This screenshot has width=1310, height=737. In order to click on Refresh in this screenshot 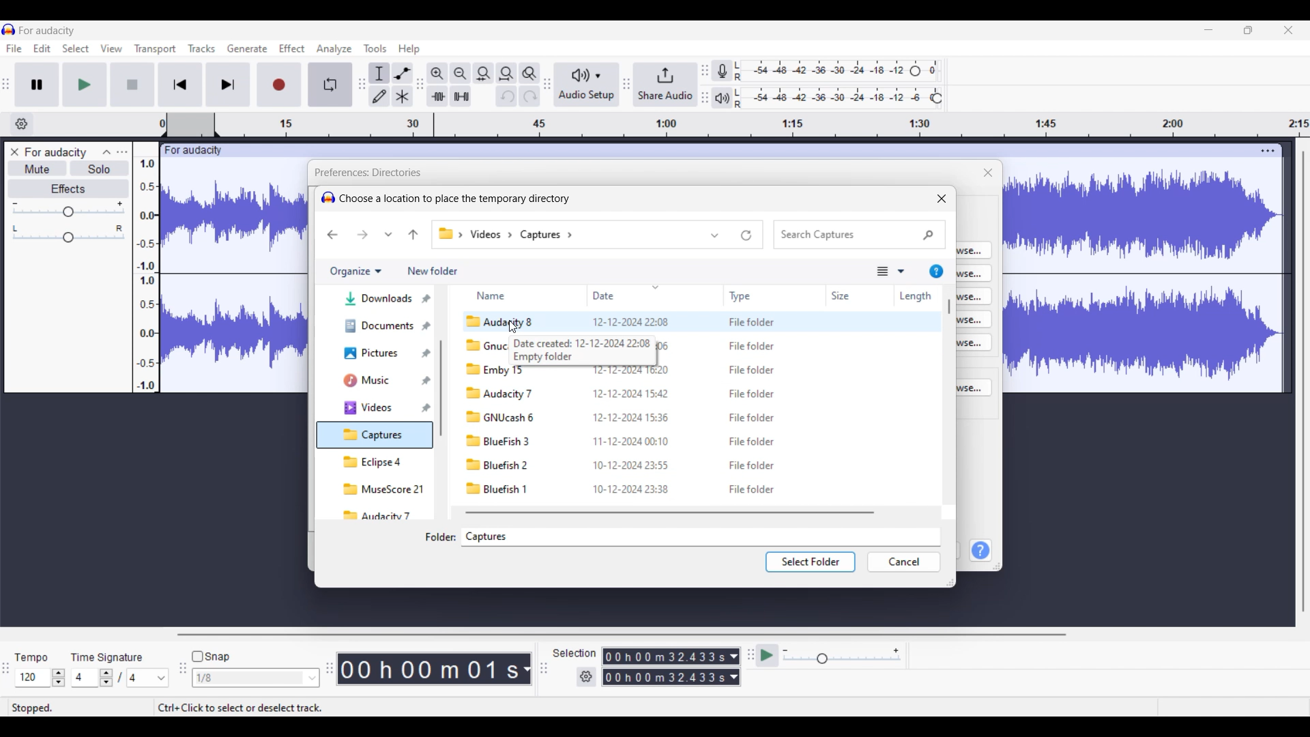, I will do `click(746, 235)`.